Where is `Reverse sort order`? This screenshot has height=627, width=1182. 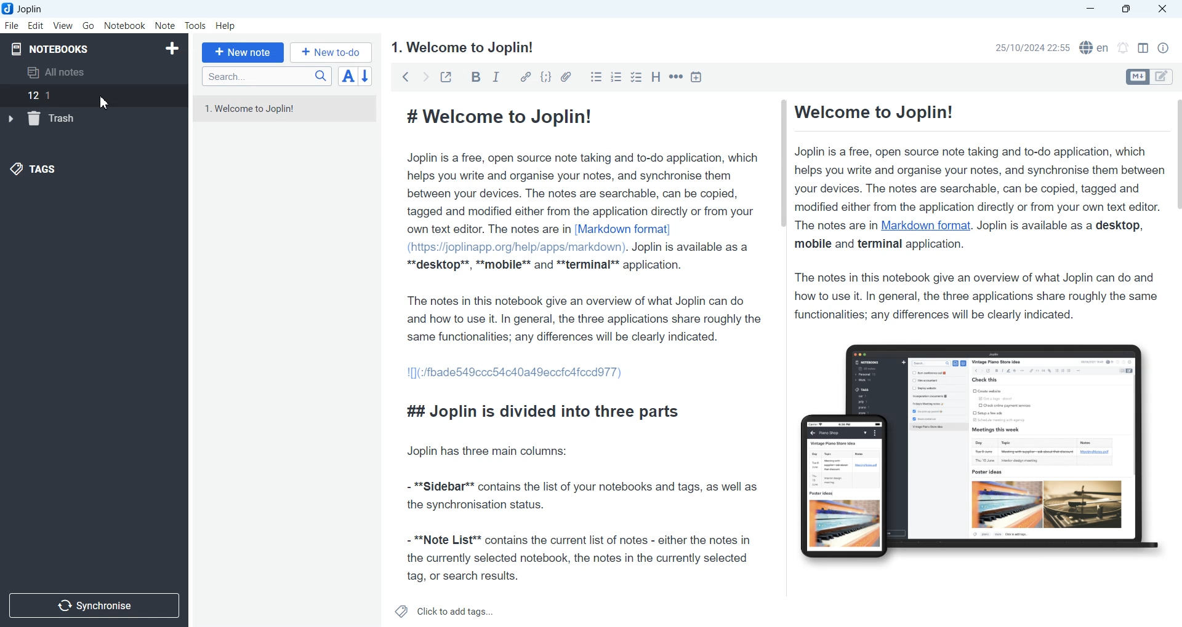
Reverse sort order is located at coordinates (367, 76).